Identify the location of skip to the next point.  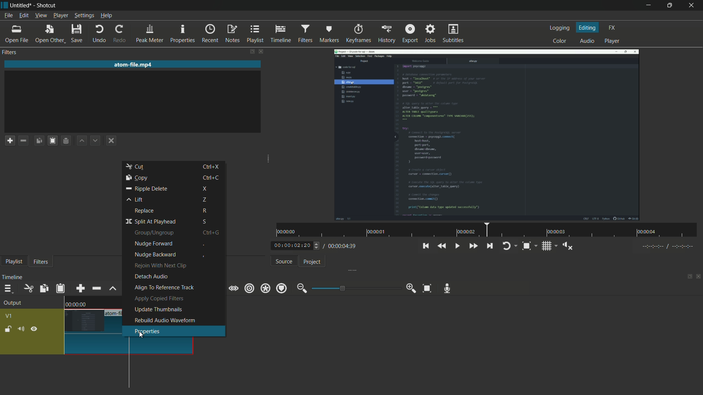
(490, 247).